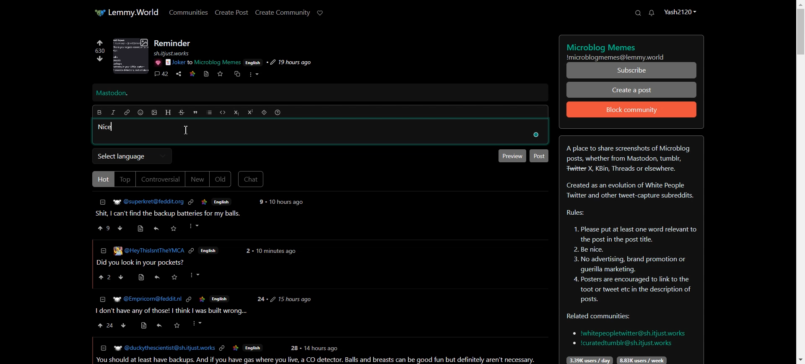 The width and height of the screenshot is (805, 364). Describe the element at coordinates (195, 226) in the screenshot. I see `` at that location.